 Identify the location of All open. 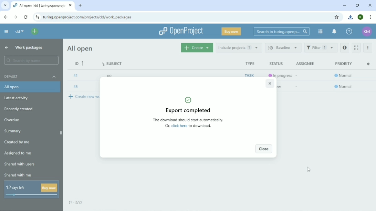
(30, 87).